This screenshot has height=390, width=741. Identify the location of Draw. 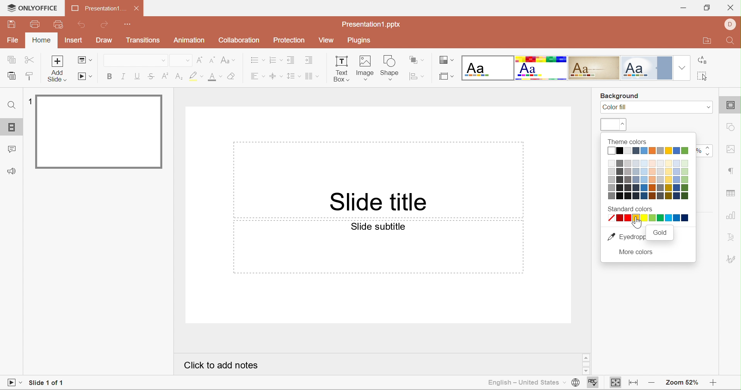
(105, 41).